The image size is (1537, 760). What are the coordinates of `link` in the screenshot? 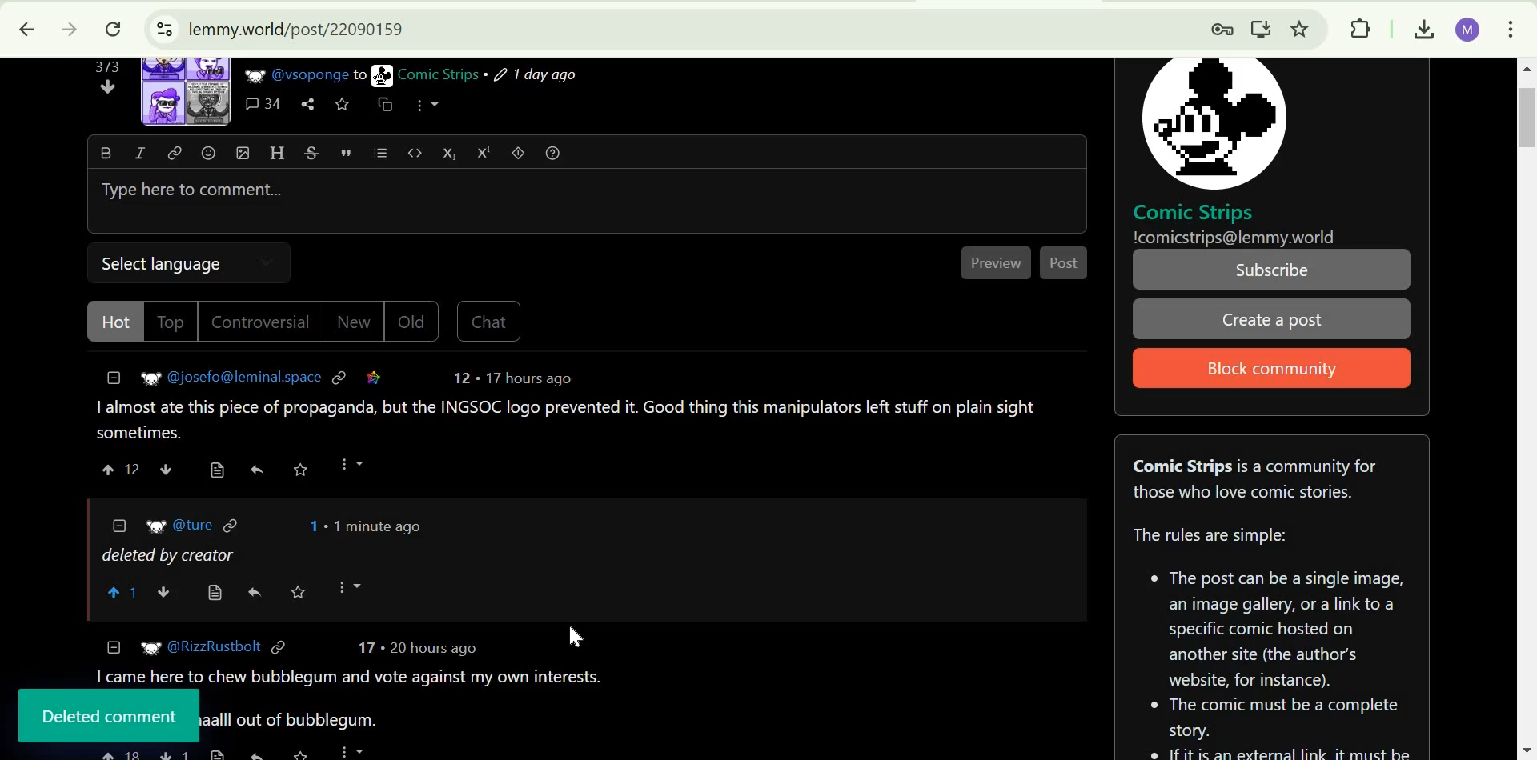 It's located at (374, 377).